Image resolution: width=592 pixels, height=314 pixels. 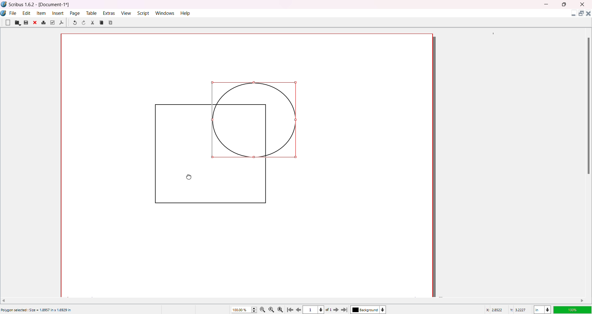 What do you see at coordinates (144, 13) in the screenshot?
I see `Script` at bounding box center [144, 13].